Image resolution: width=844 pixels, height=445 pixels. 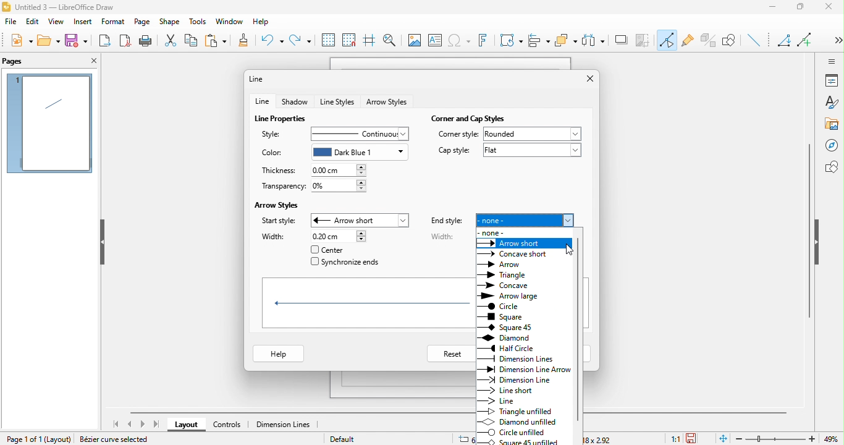 What do you see at coordinates (534, 134) in the screenshot?
I see `rounded` at bounding box center [534, 134].